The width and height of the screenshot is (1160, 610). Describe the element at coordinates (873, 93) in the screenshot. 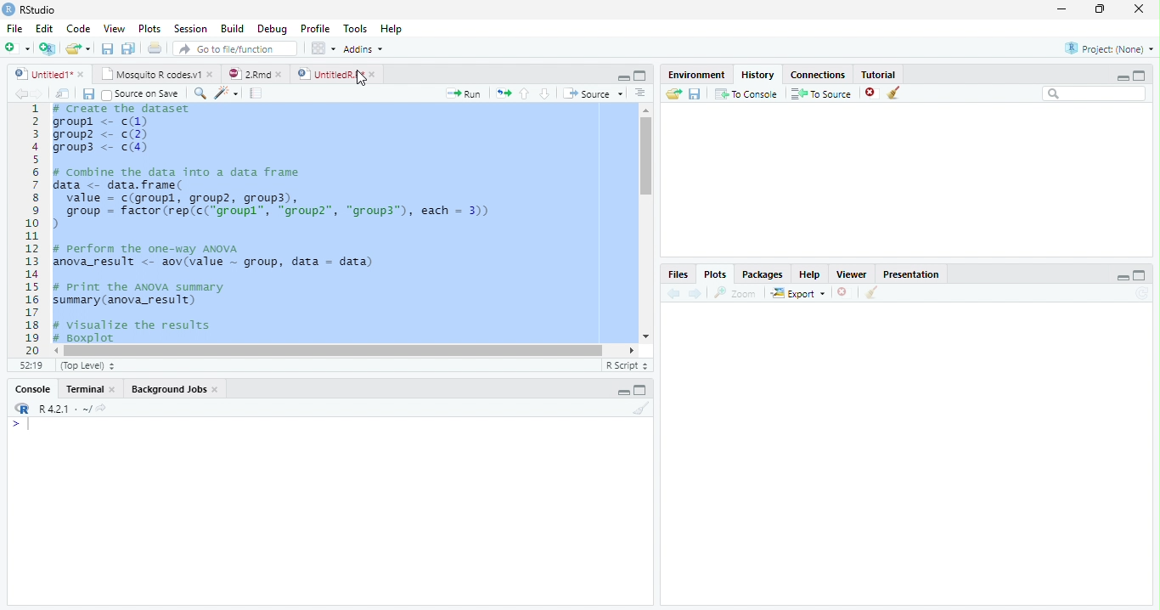

I see `Delete file` at that location.